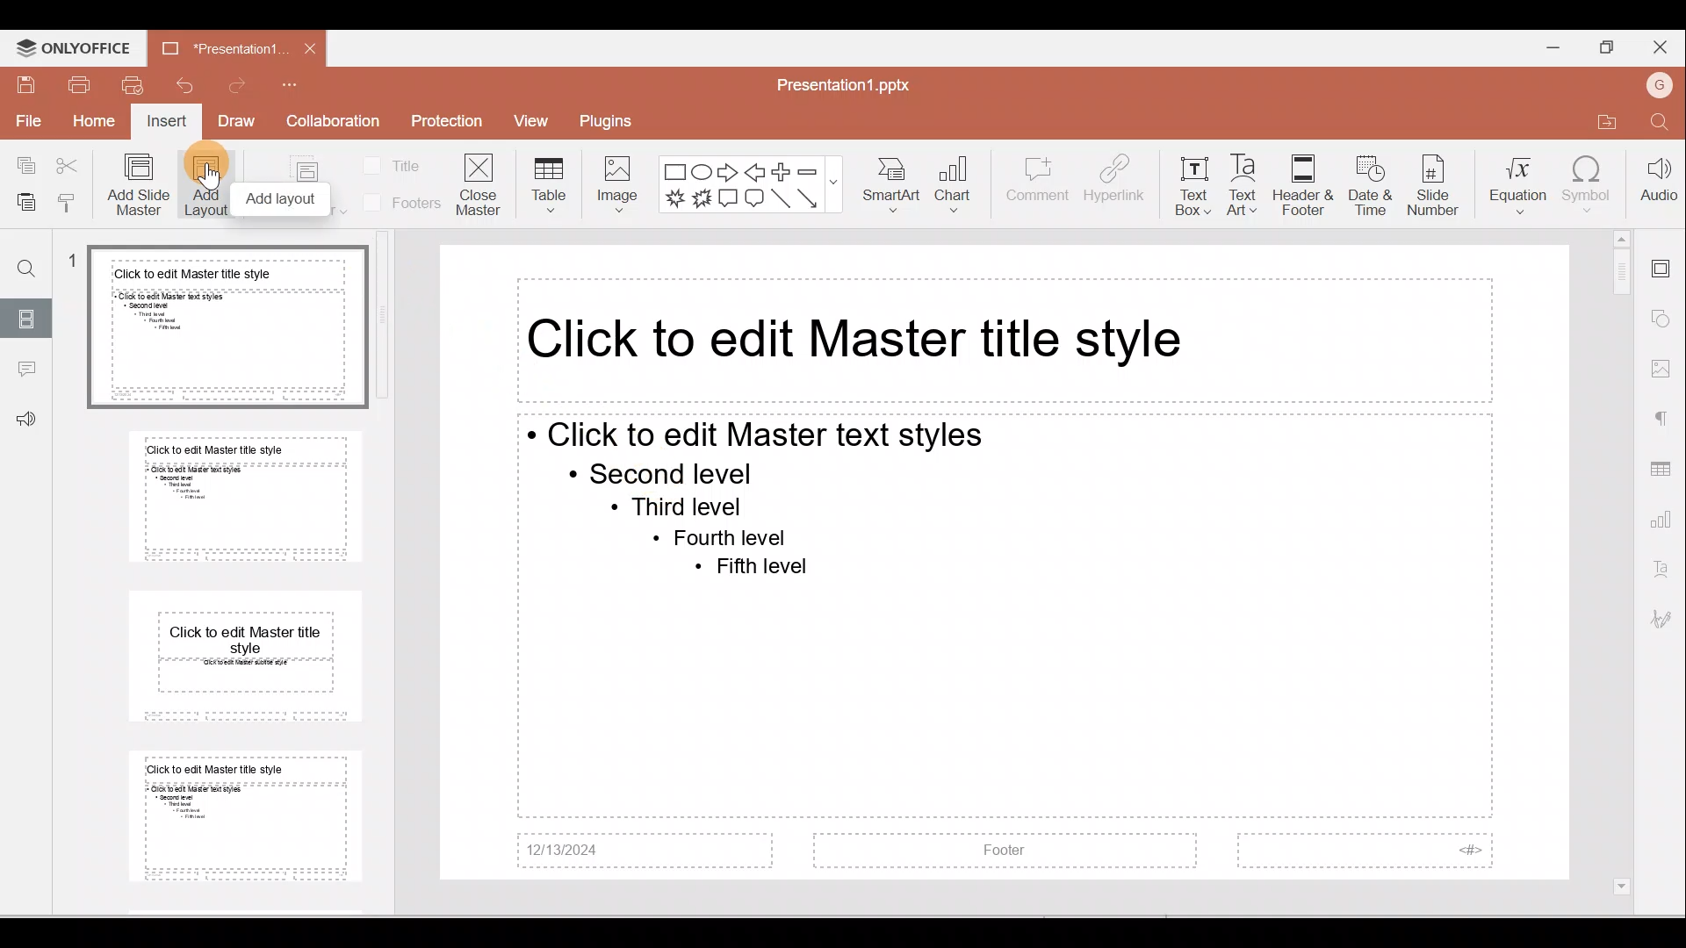 Image resolution: width=1686 pixels, height=948 pixels. I want to click on Paragraph settings, so click(1664, 416).